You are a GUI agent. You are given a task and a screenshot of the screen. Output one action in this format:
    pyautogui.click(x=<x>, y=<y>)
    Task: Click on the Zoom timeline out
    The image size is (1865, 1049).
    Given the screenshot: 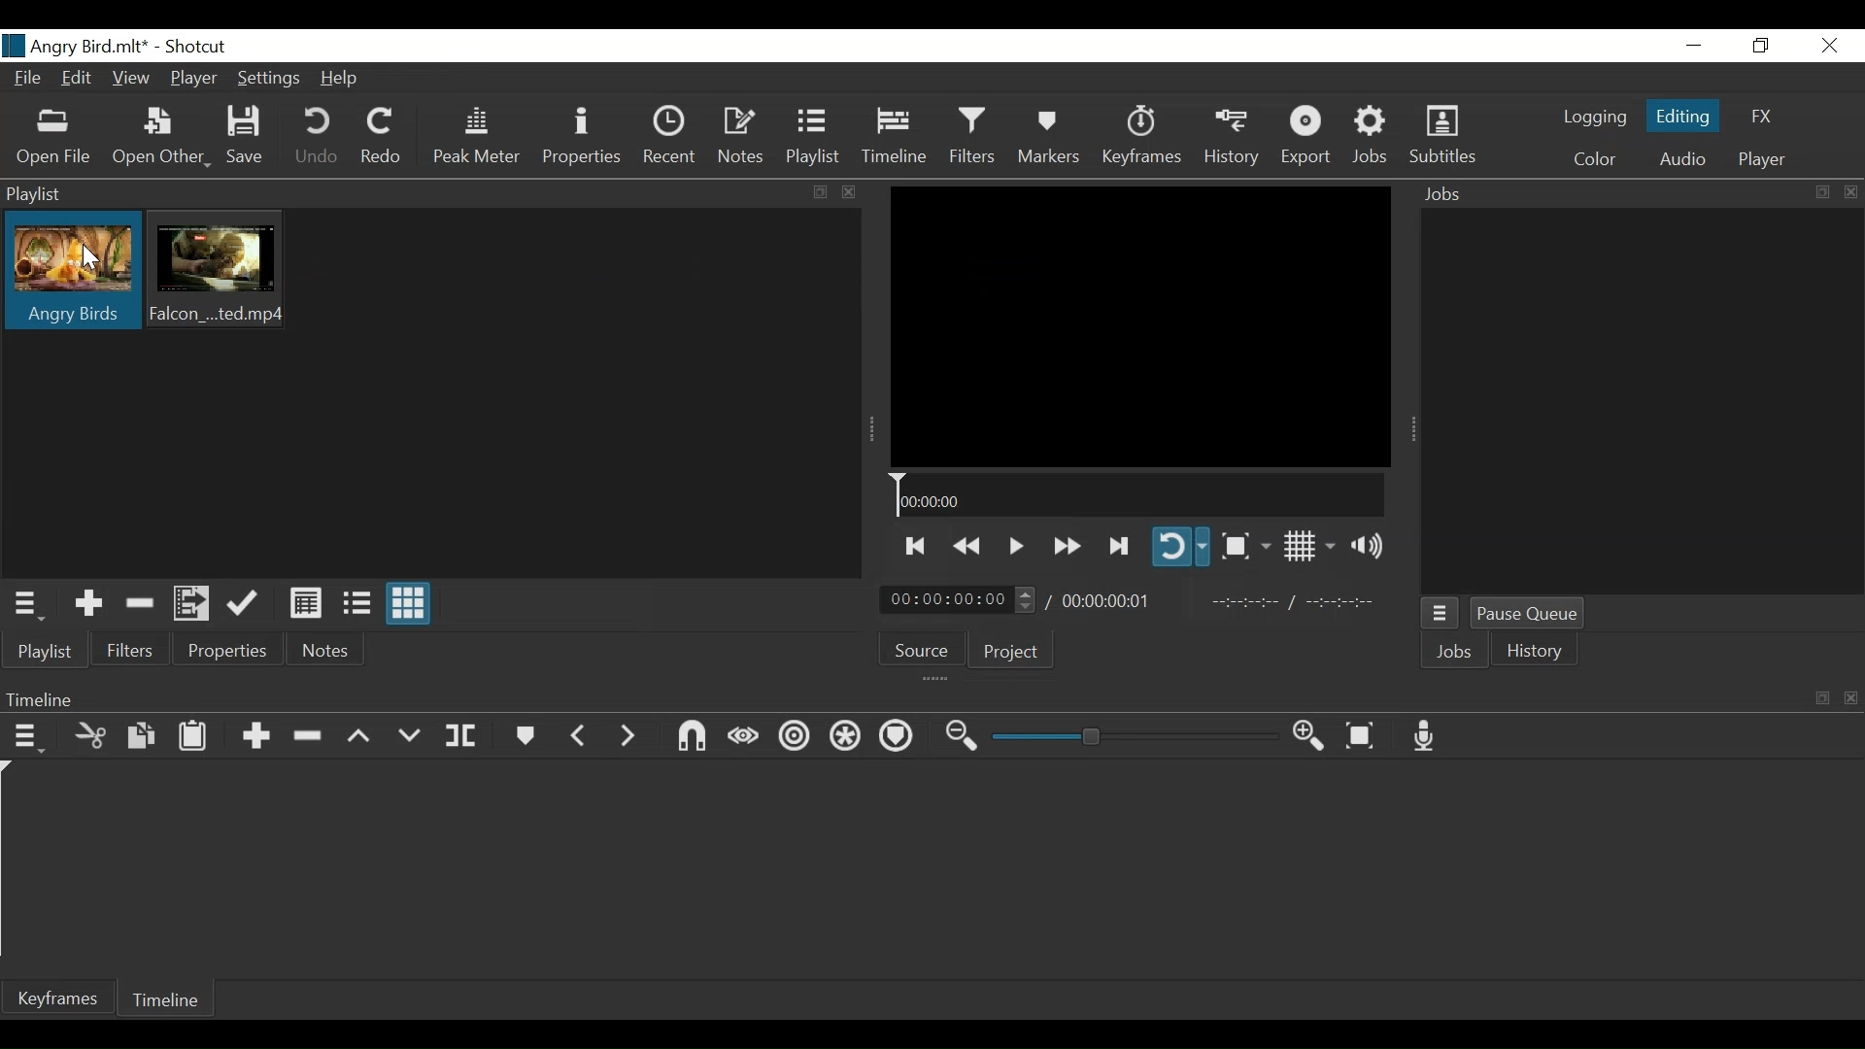 What is the action you would take?
    pyautogui.click(x=958, y=738)
    